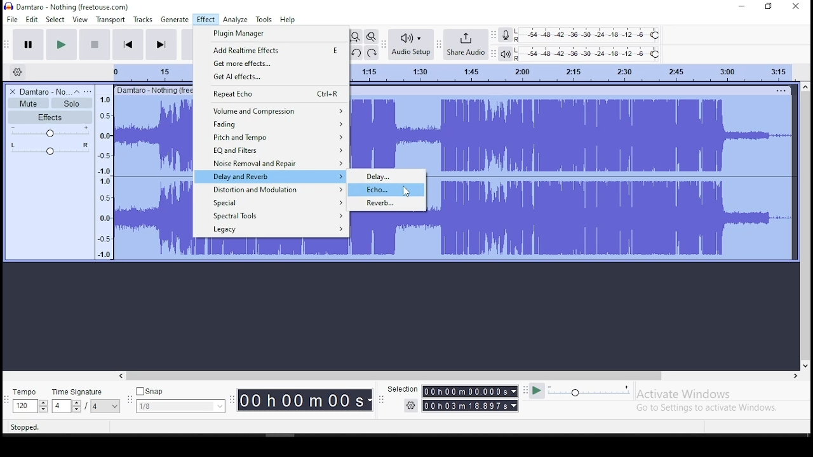  Describe the element at coordinates (514, 406) in the screenshot. I see `Drop down` at that location.